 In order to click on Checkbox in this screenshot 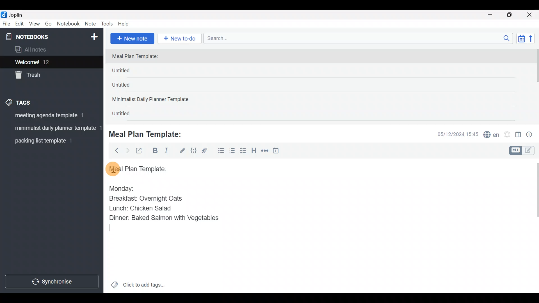, I will do `click(244, 151)`.